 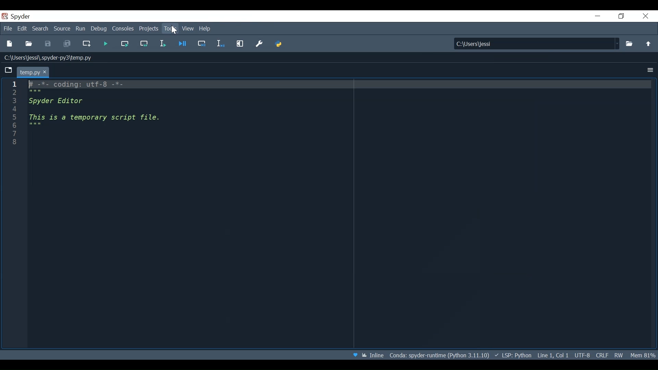 I want to click on File EQL Status, so click(x=601, y=355).